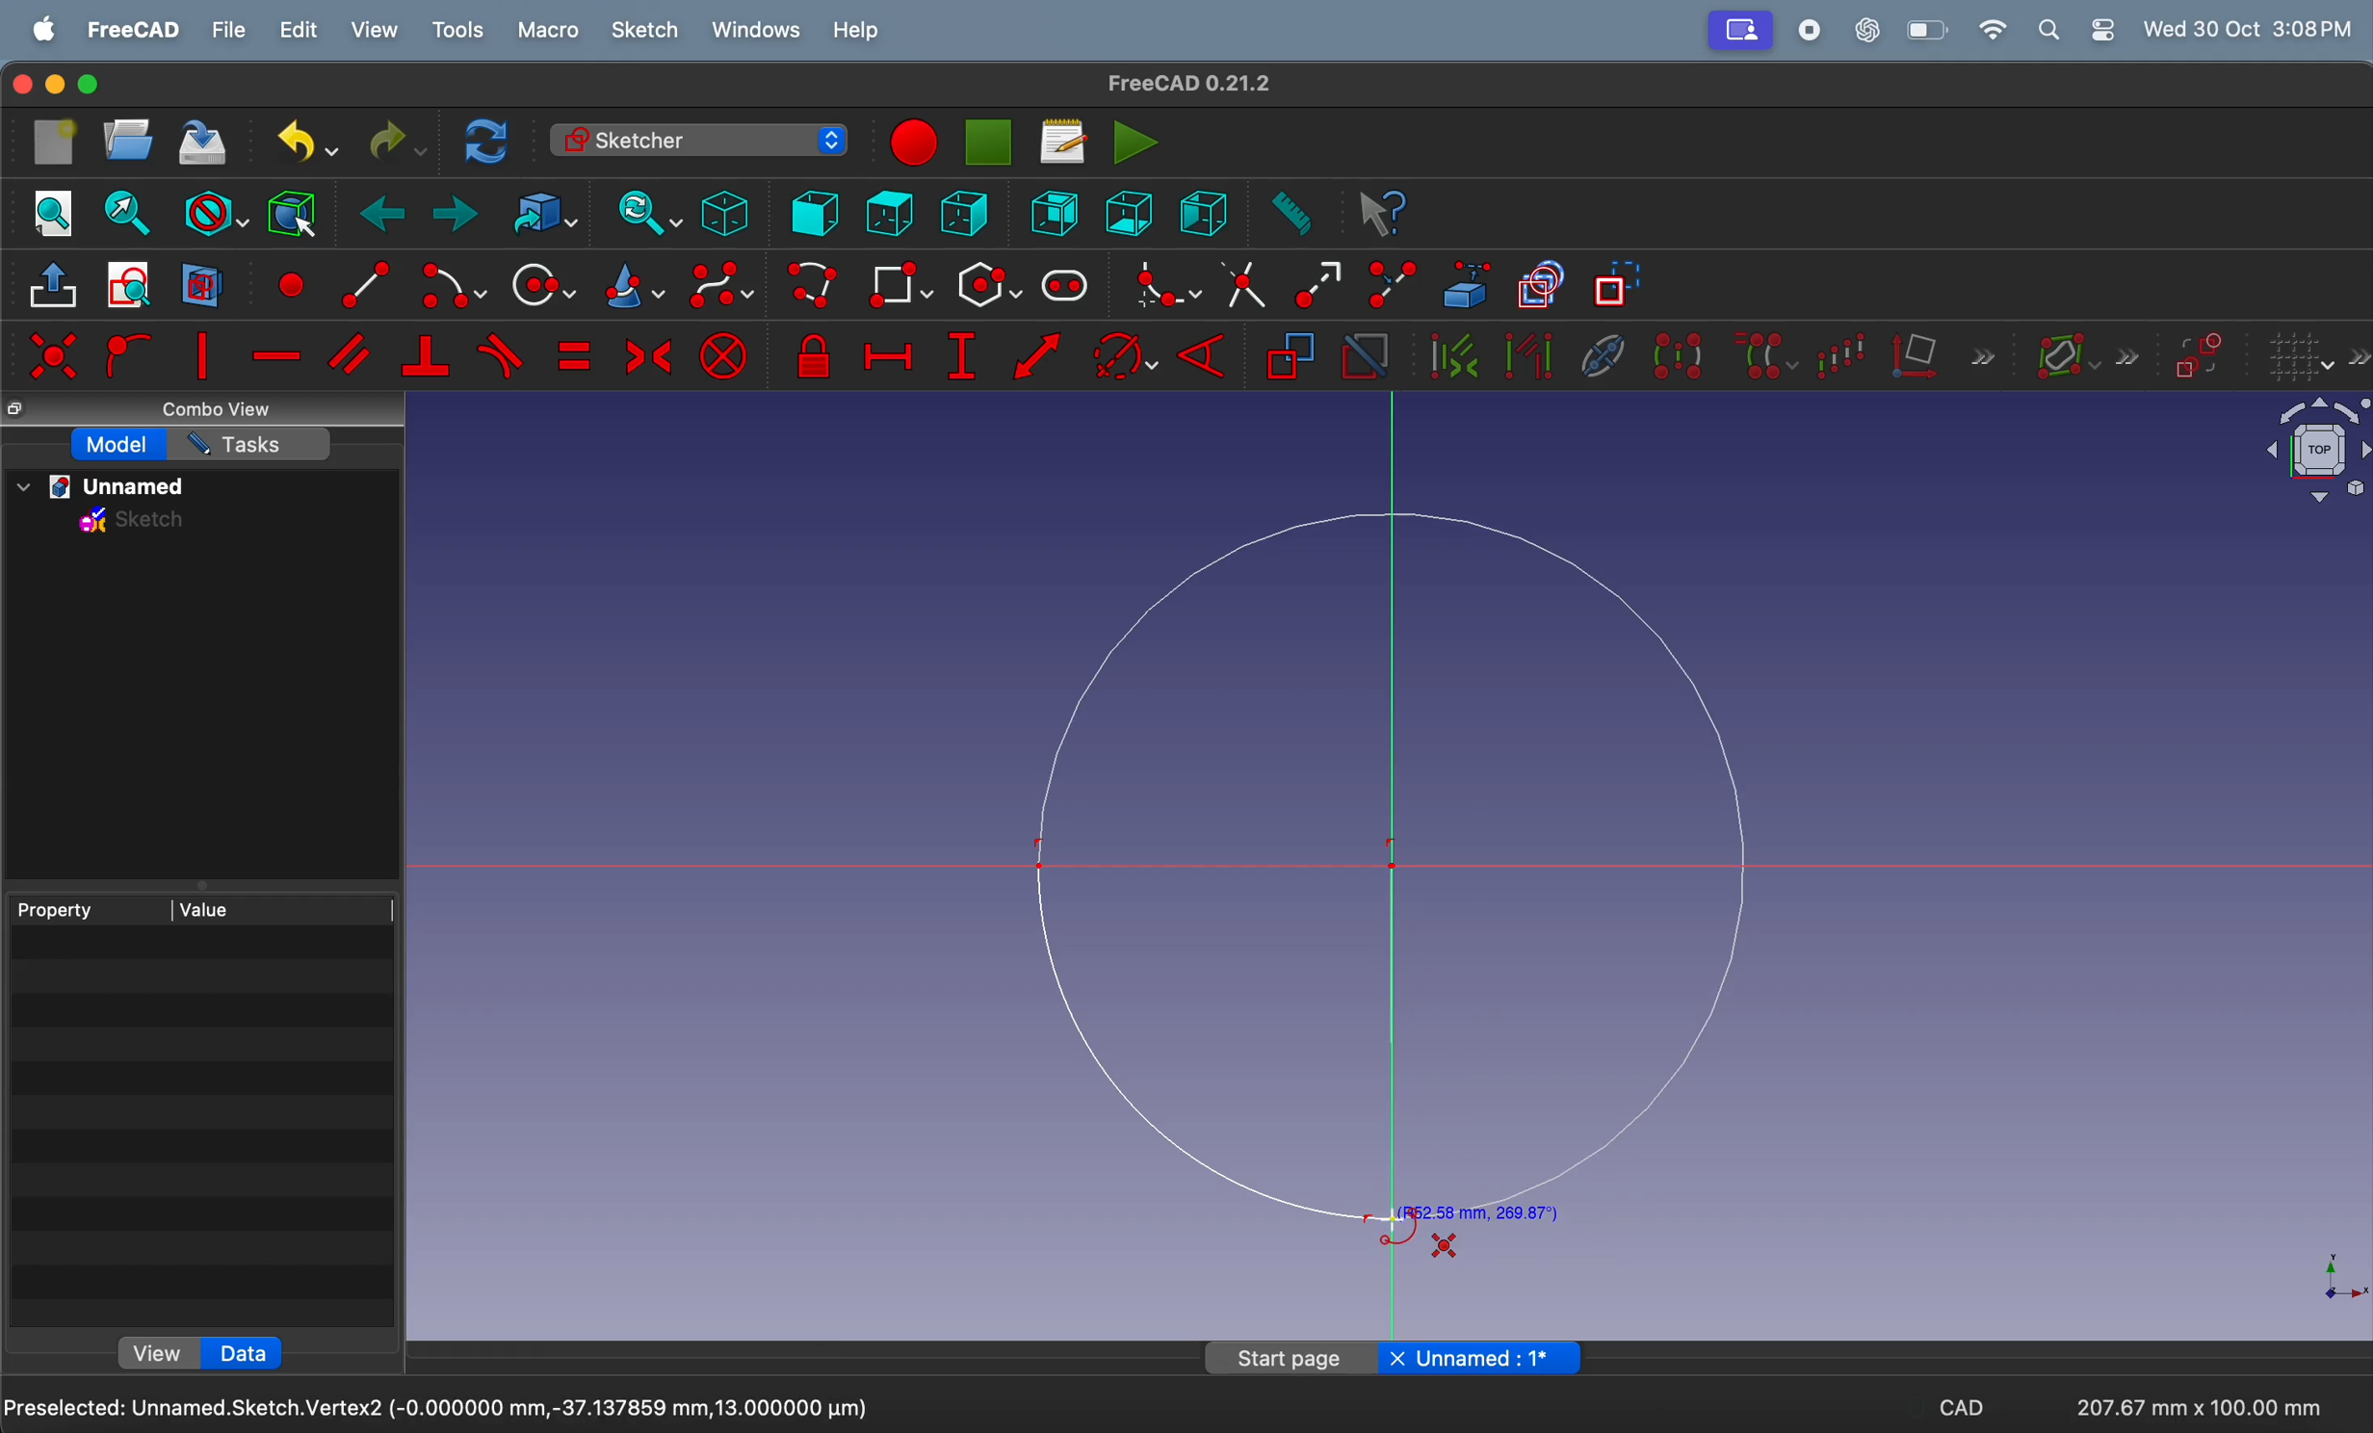 This screenshot has height=1433, width=2373. Describe the element at coordinates (214, 211) in the screenshot. I see `draw styles` at that location.